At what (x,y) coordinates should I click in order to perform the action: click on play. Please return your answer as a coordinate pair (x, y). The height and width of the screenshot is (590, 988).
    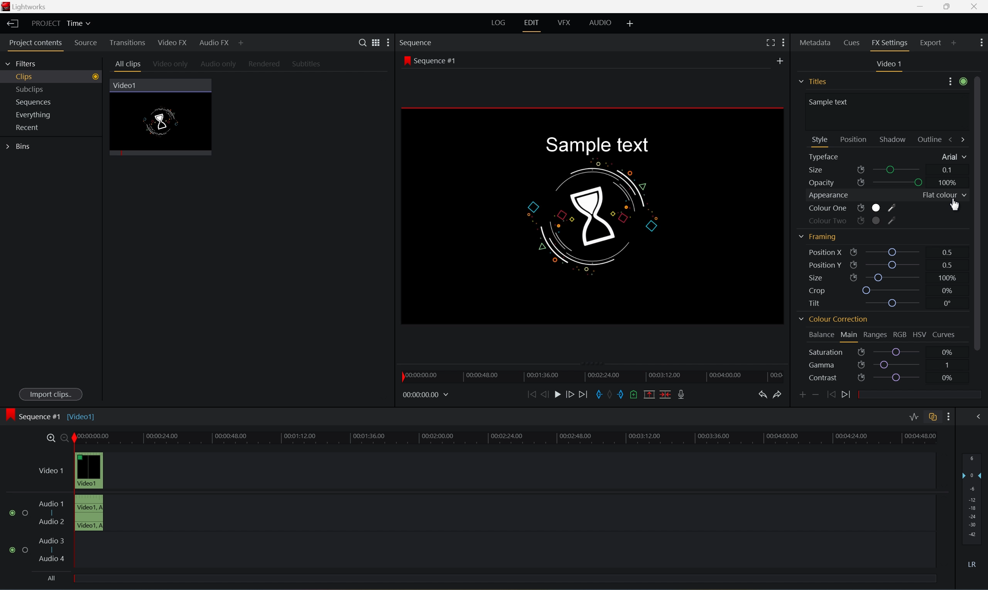
    Looking at the image, I should click on (560, 395).